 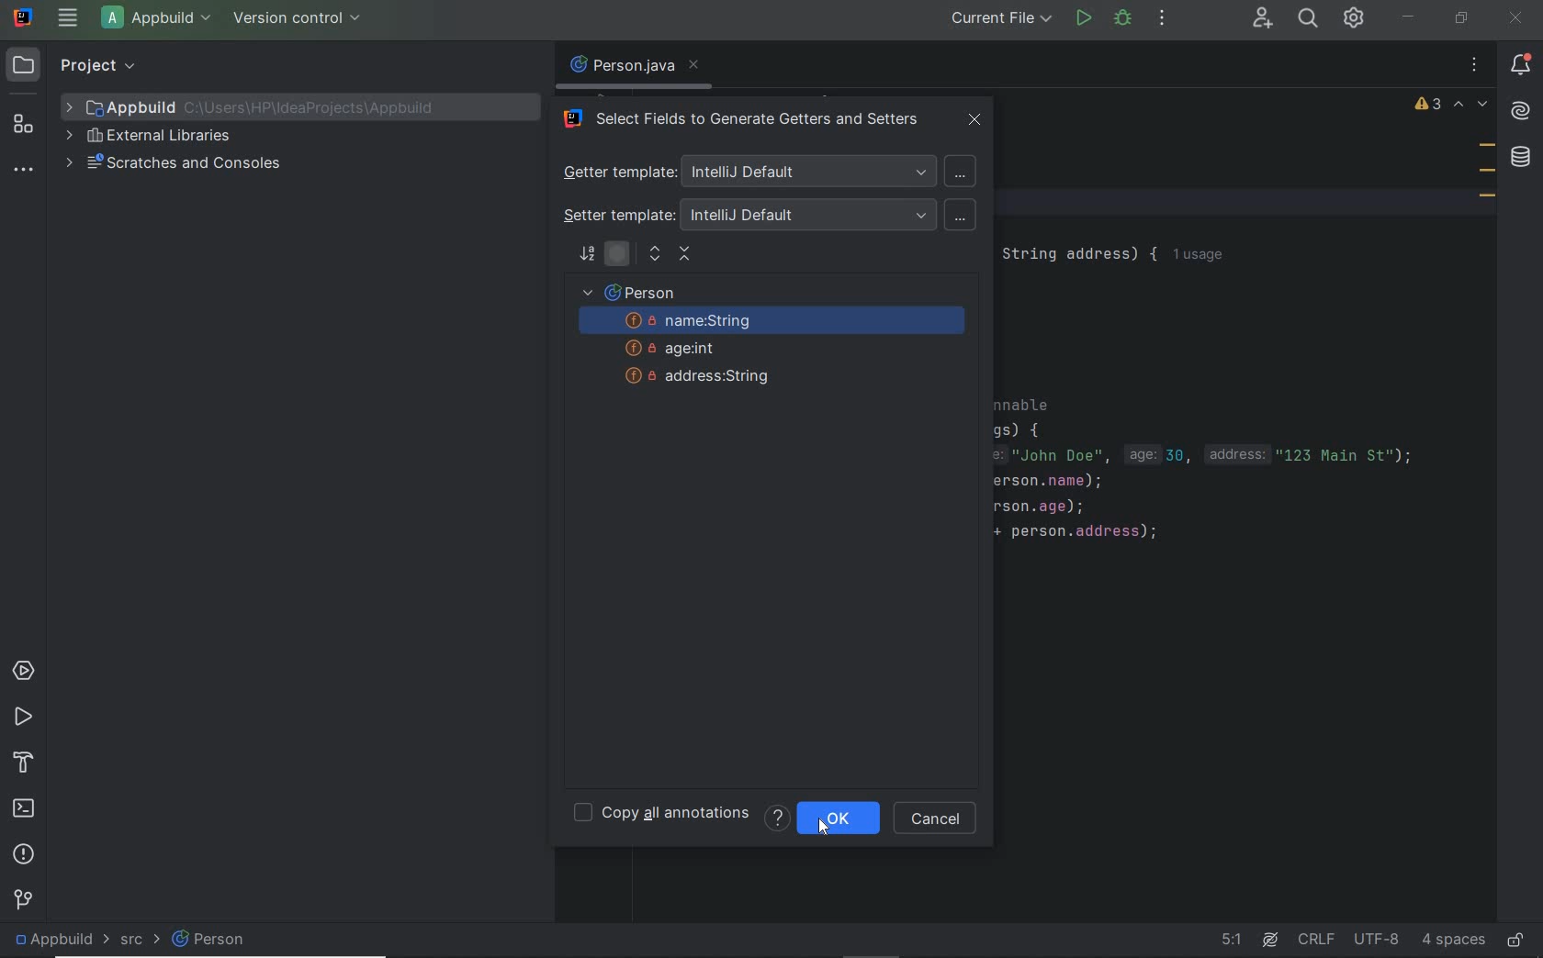 What do you see at coordinates (1001, 17) in the screenshot?
I see `run/debug configurations: current file` at bounding box center [1001, 17].